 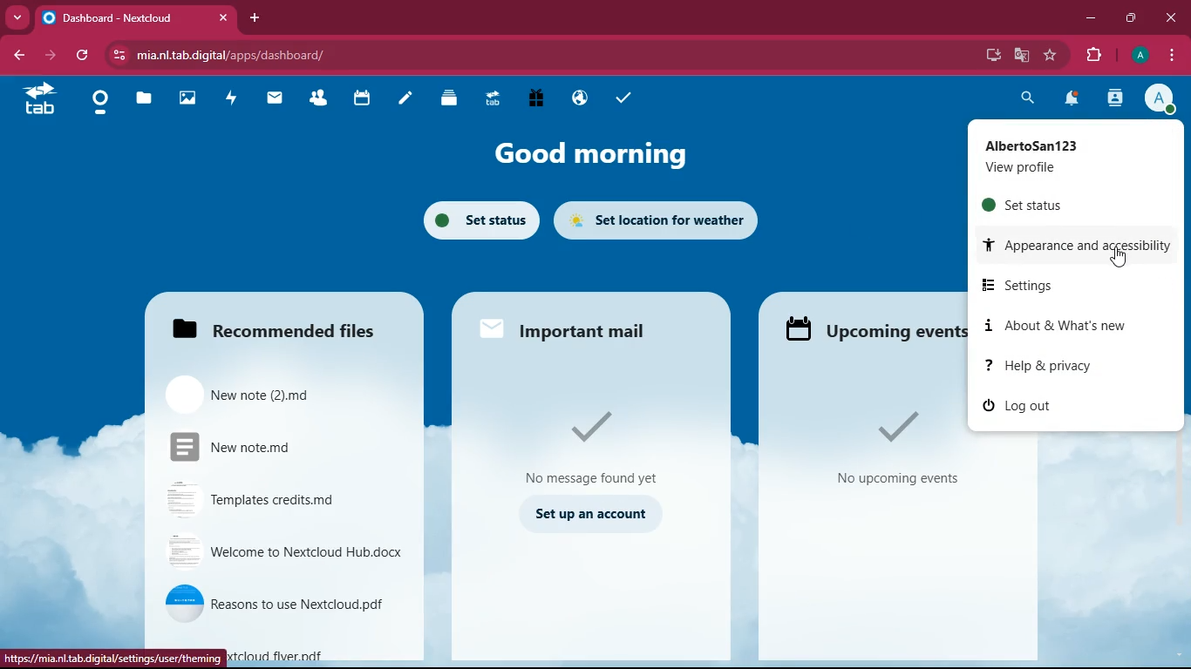 What do you see at coordinates (894, 451) in the screenshot?
I see `no upcoming events` at bounding box center [894, 451].